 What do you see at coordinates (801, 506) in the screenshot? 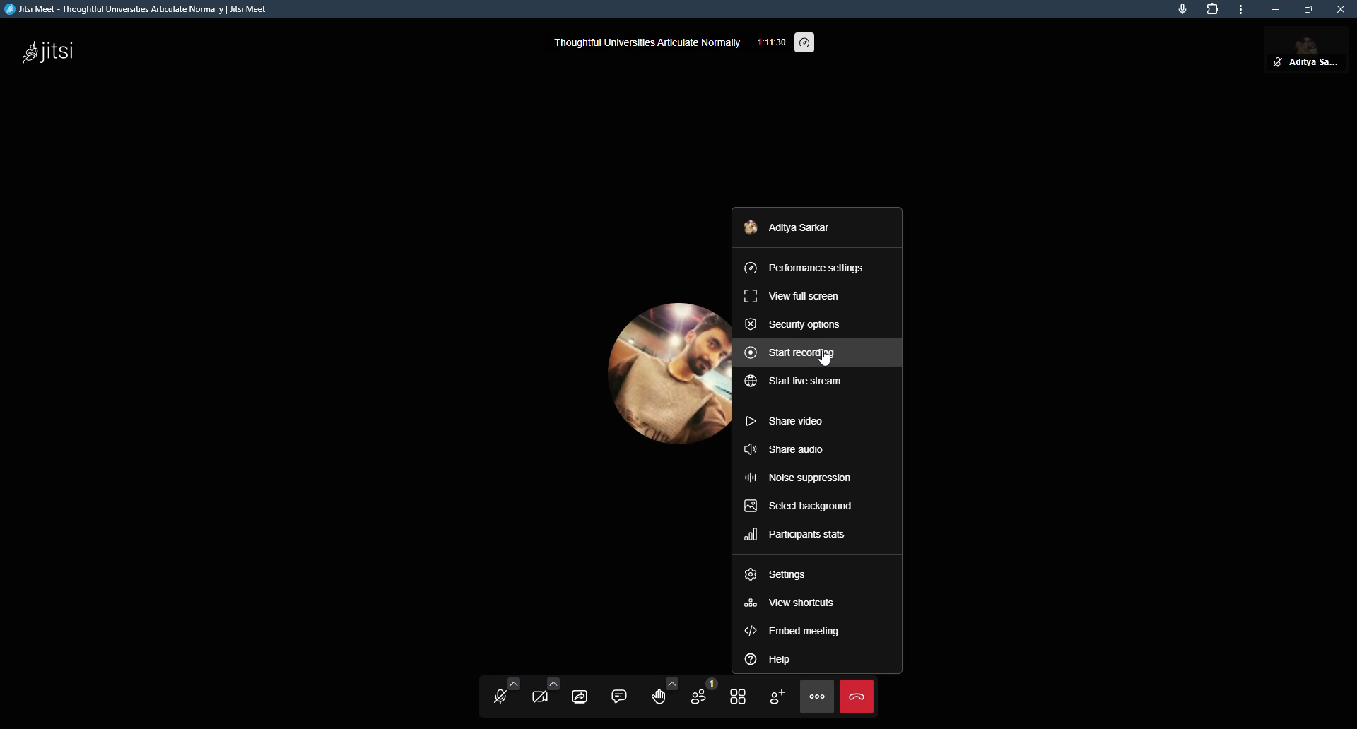
I see `select background` at bounding box center [801, 506].